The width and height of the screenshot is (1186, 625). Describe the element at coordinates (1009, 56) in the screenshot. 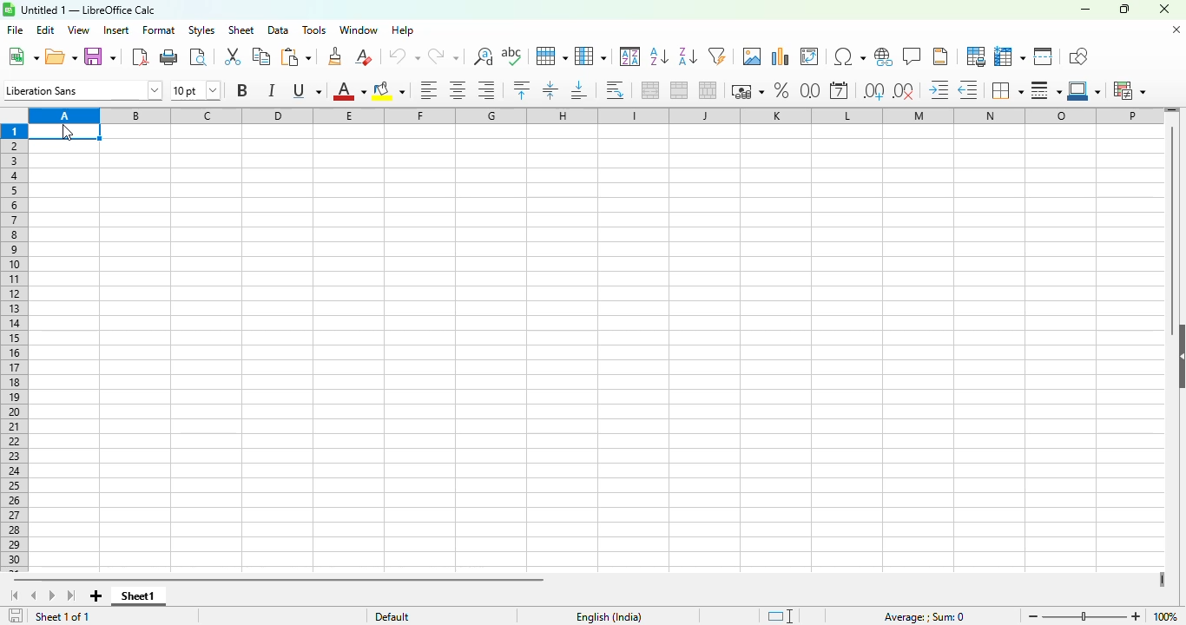

I see `freeze rows and columns` at that location.